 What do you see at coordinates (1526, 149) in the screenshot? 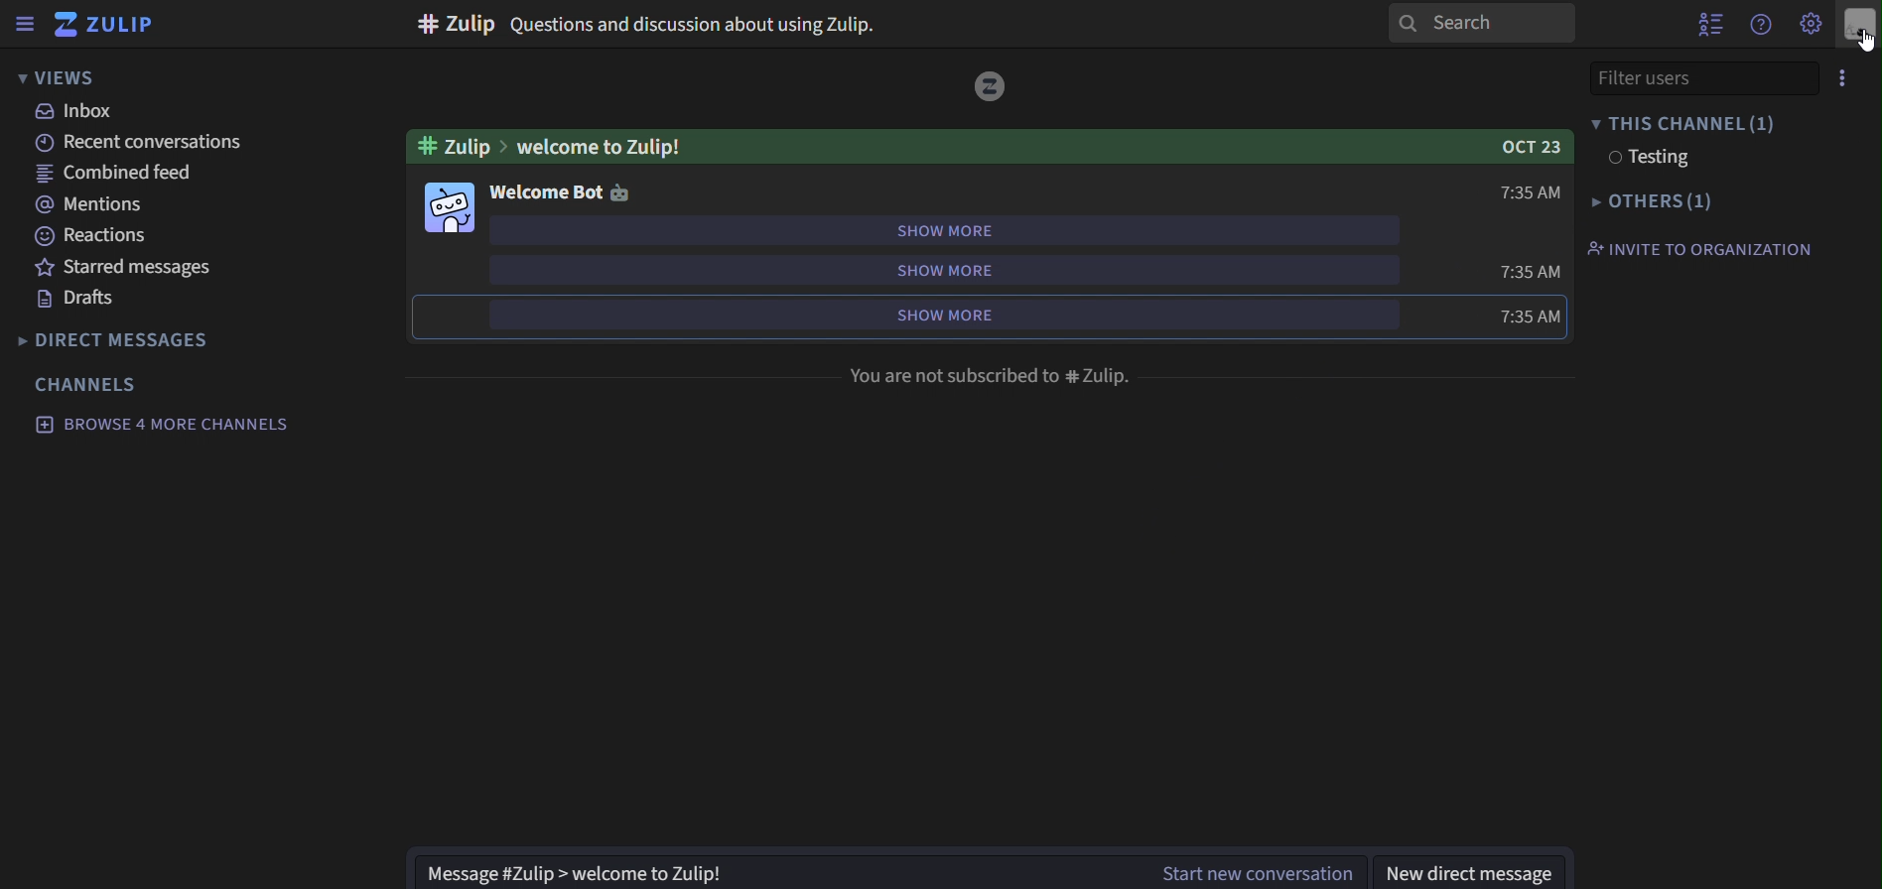
I see `Oct 23` at bounding box center [1526, 149].